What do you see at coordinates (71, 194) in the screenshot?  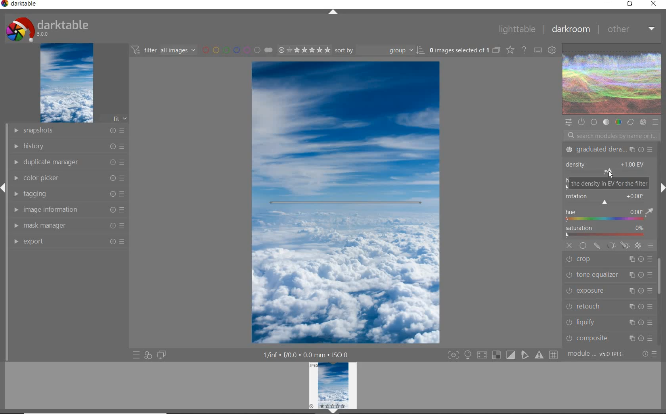 I see `TAGGING` at bounding box center [71, 194].